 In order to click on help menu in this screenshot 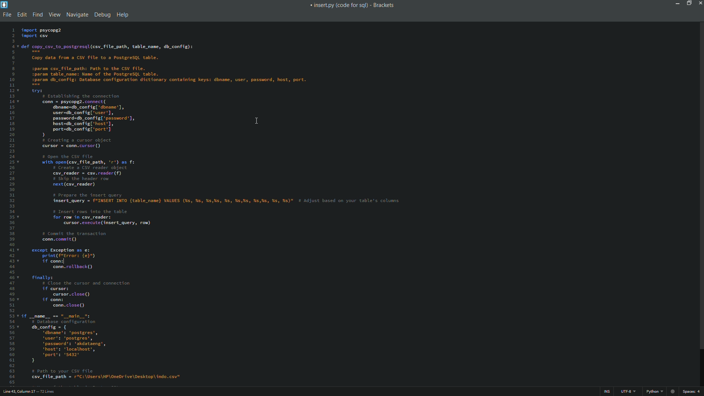, I will do `click(123, 15)`.